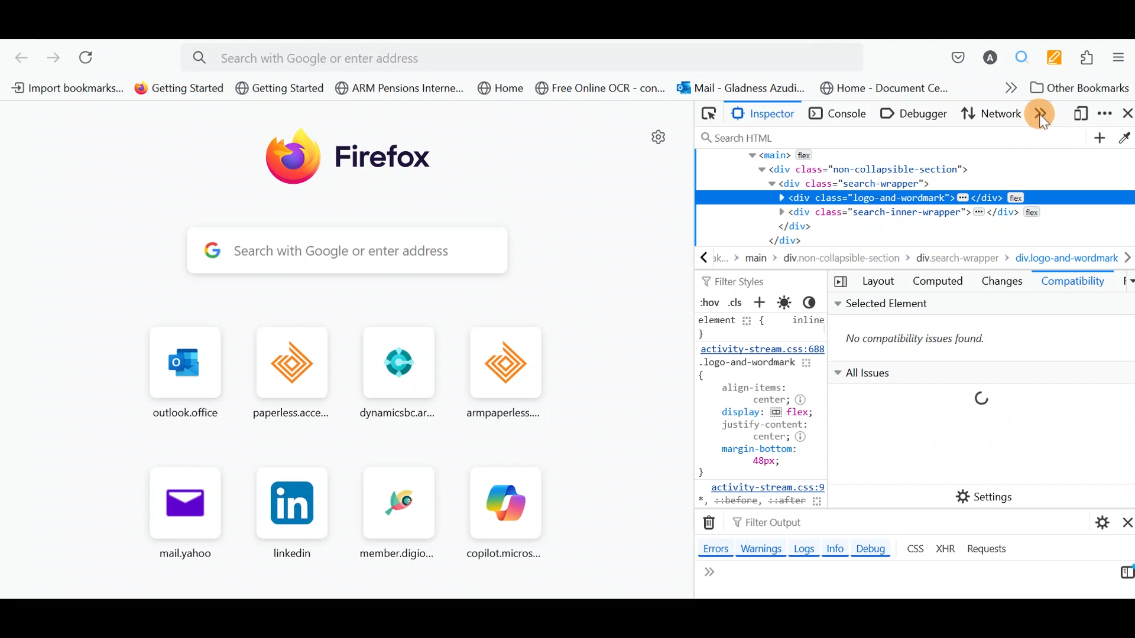 Image resolution: width=1135 pixels, height=638 pixels. I want to click on Switch to multi line editor mode, so click(1123, 575).